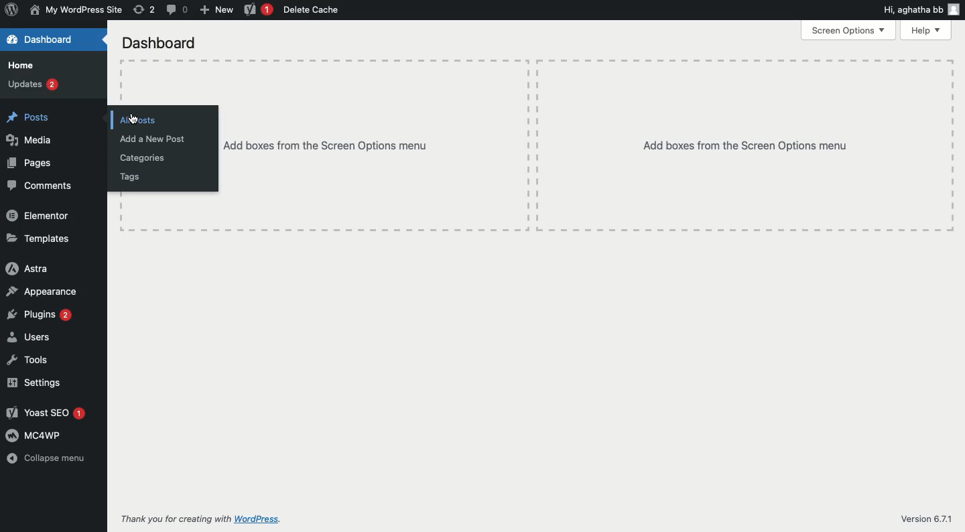  What do you see at coordinates (587, 145) in the screenshot?
I see `Add boxes from the screen options menu` at bounding box center [587, 145].